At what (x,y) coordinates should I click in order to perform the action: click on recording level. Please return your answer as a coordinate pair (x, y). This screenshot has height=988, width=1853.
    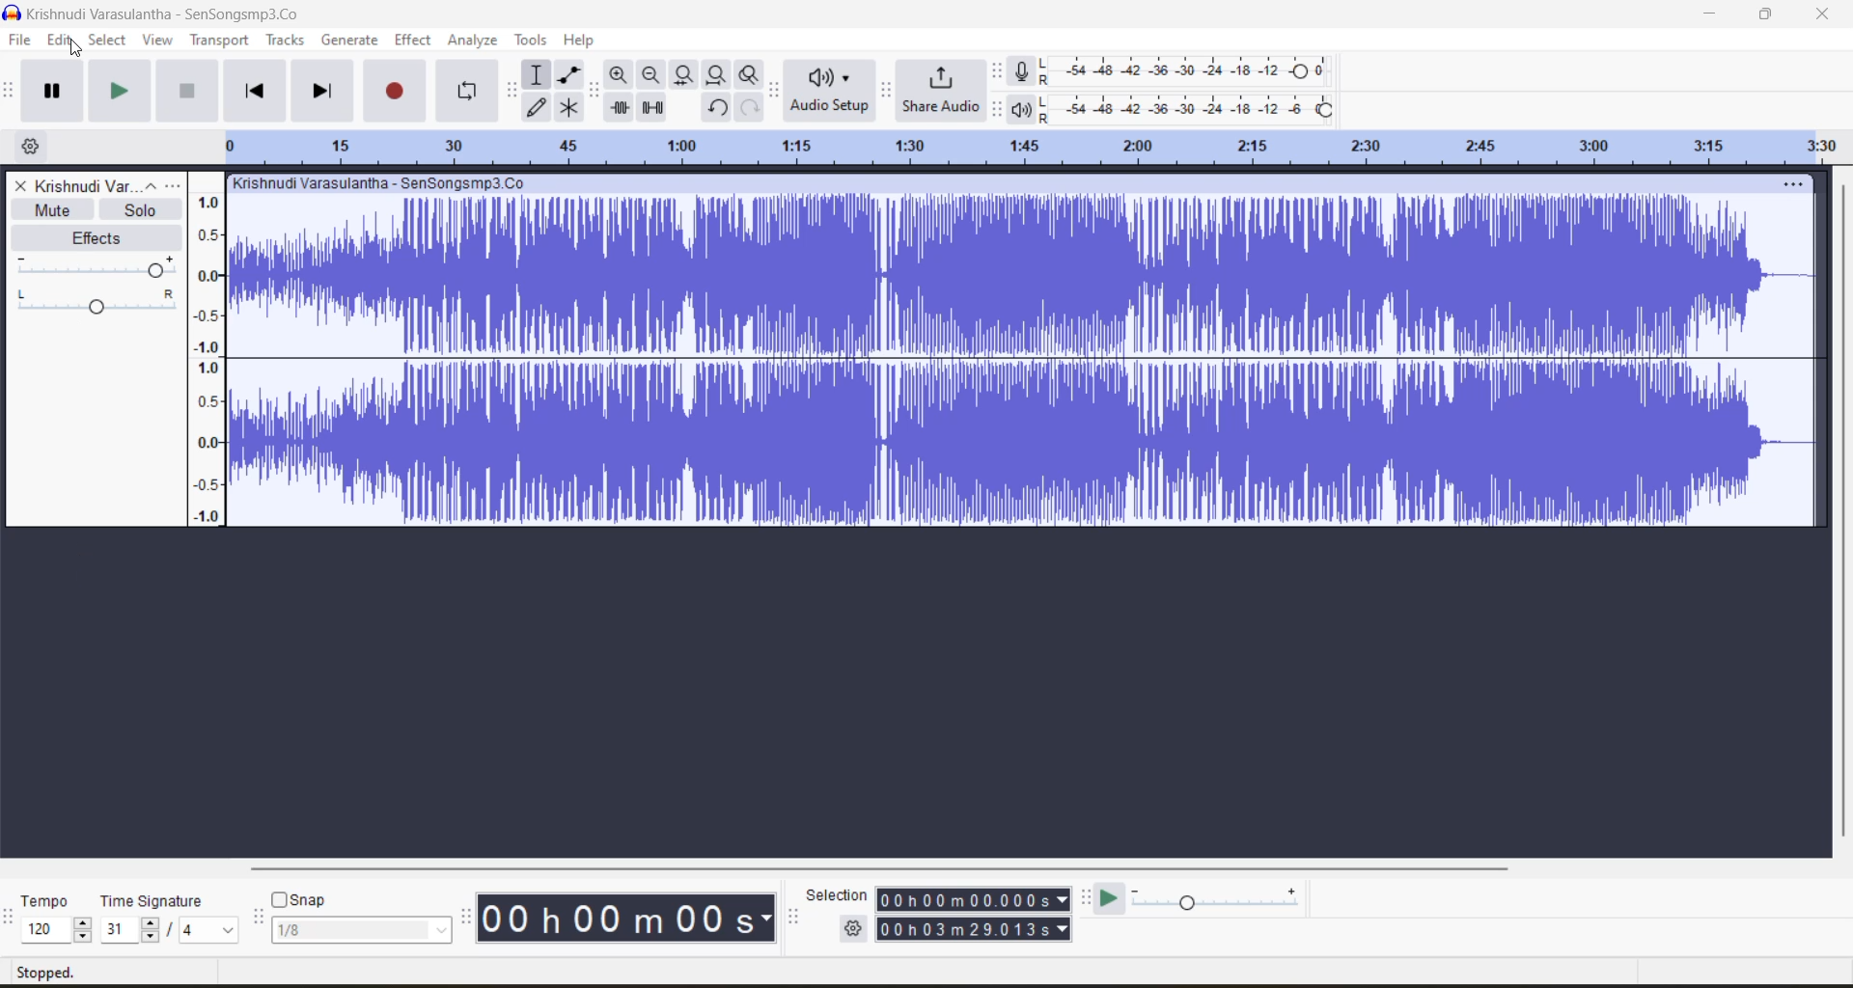
    Looking at the image, I should click on (1186, 71).